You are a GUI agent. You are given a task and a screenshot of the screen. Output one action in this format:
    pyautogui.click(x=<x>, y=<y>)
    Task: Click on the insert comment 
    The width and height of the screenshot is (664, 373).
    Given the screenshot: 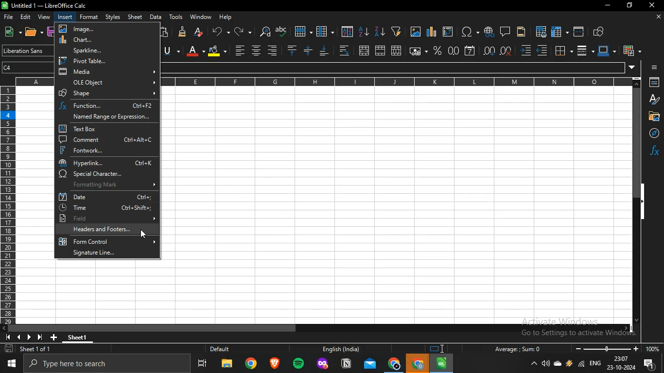 What is the action you would take?
    pyautogui.click(x=505, y=31)
    